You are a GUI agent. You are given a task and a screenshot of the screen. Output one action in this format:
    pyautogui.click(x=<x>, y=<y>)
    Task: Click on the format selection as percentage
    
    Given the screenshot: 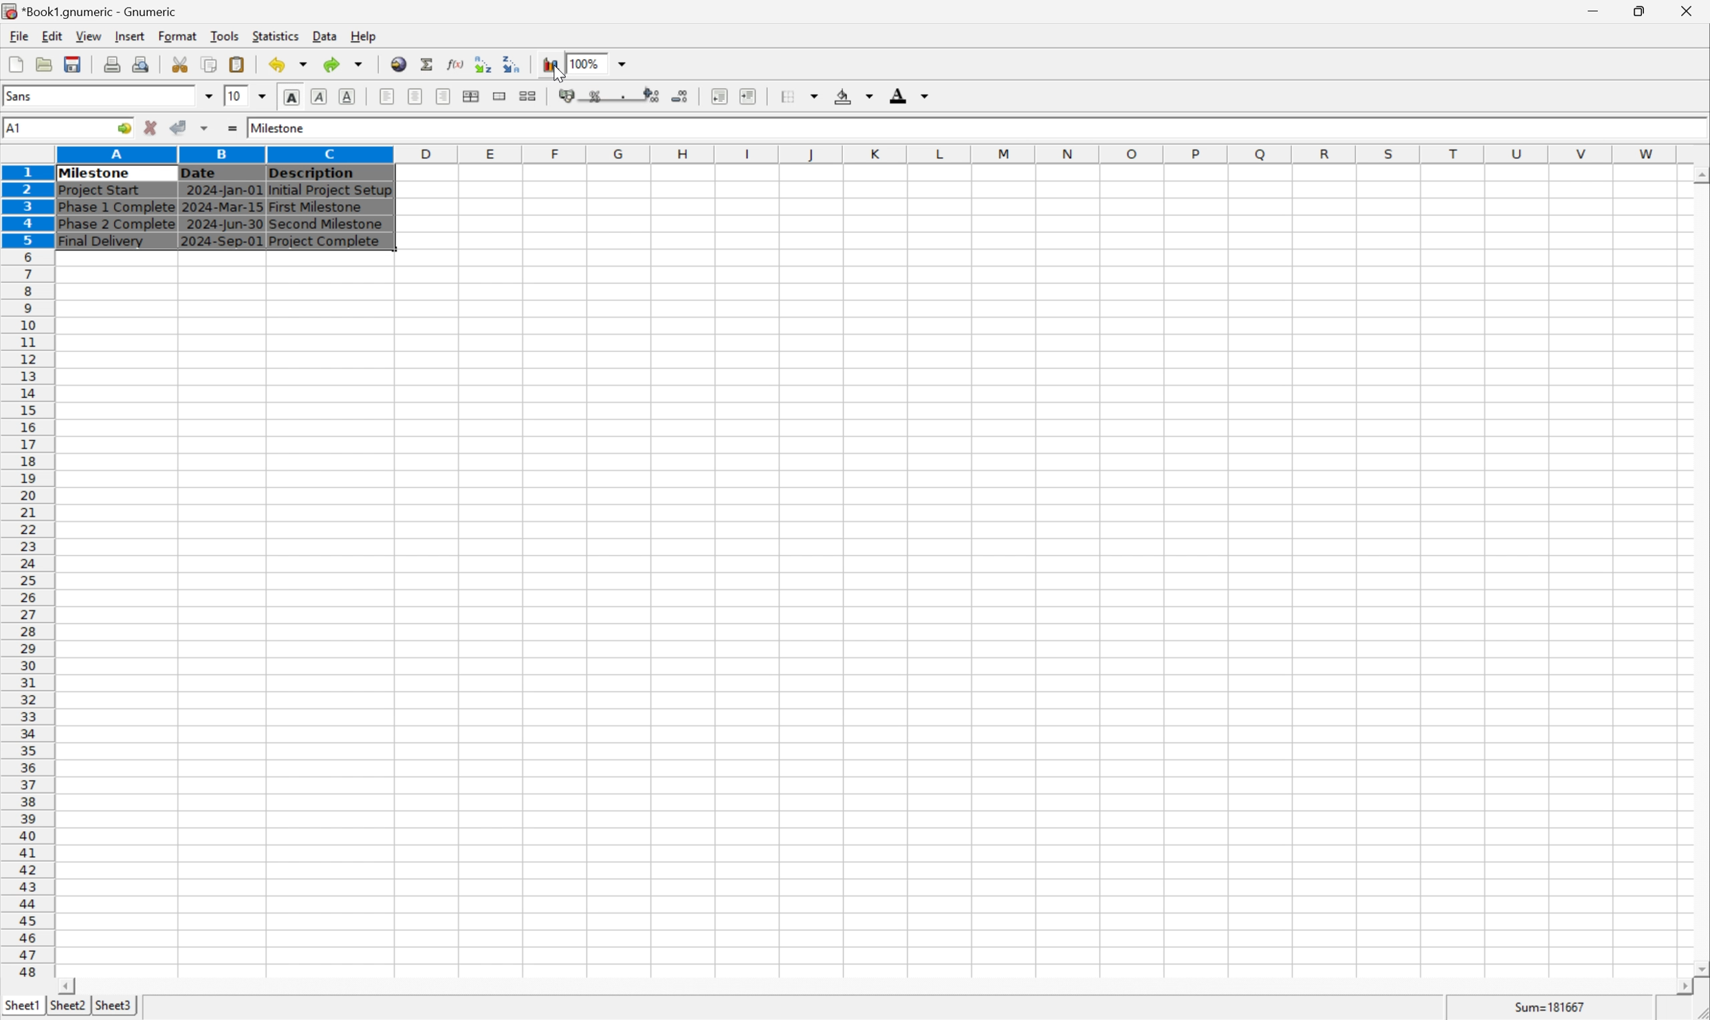 What is the action you would take?
    pyautogui.click(x=597, y=96)
    